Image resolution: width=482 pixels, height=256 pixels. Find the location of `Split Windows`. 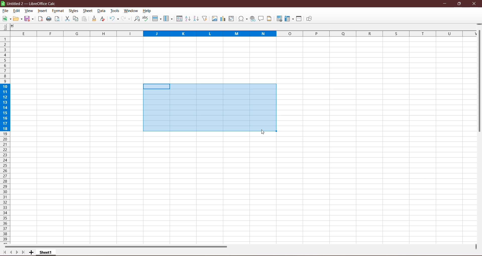

Split Windows is located at coordinates (299, 19).